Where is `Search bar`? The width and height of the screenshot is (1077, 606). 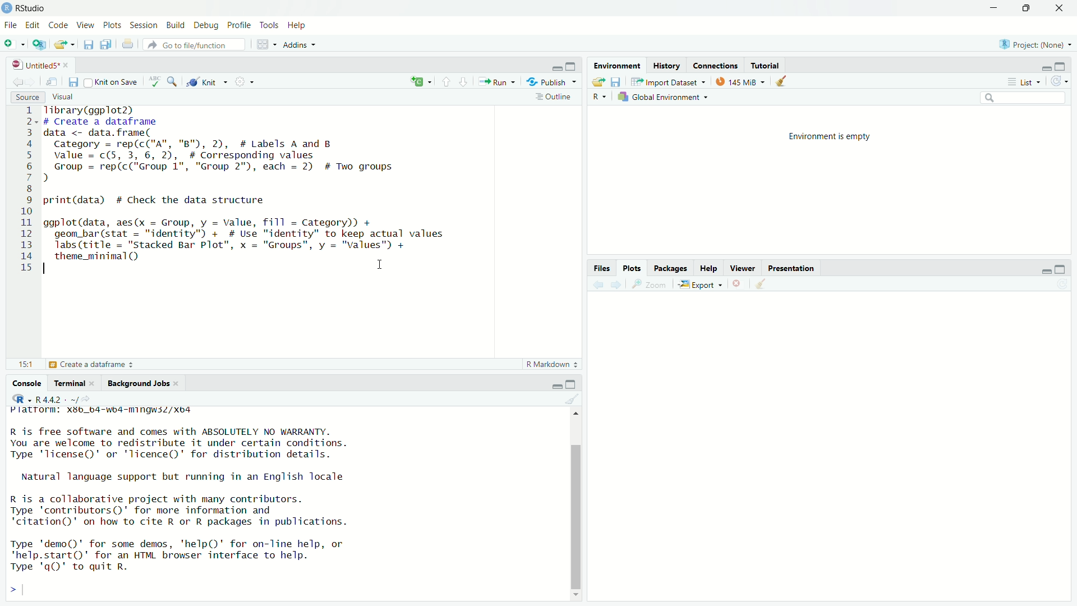
Search bar is located at coordinates (1015, 98).